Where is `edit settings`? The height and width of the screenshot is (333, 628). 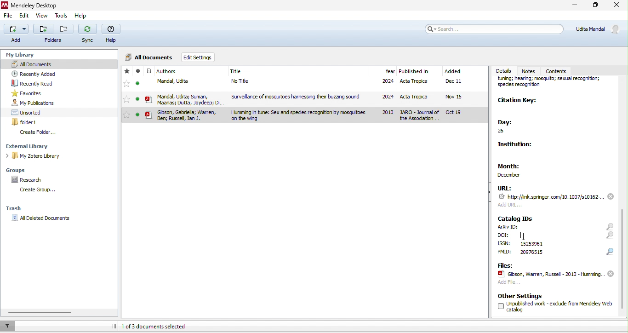
edit settings is located at coordinates (198, 57).